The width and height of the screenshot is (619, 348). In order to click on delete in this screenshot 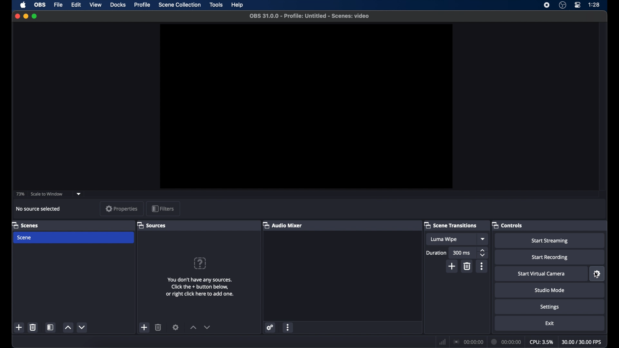, I will do `click(467, 266)`.